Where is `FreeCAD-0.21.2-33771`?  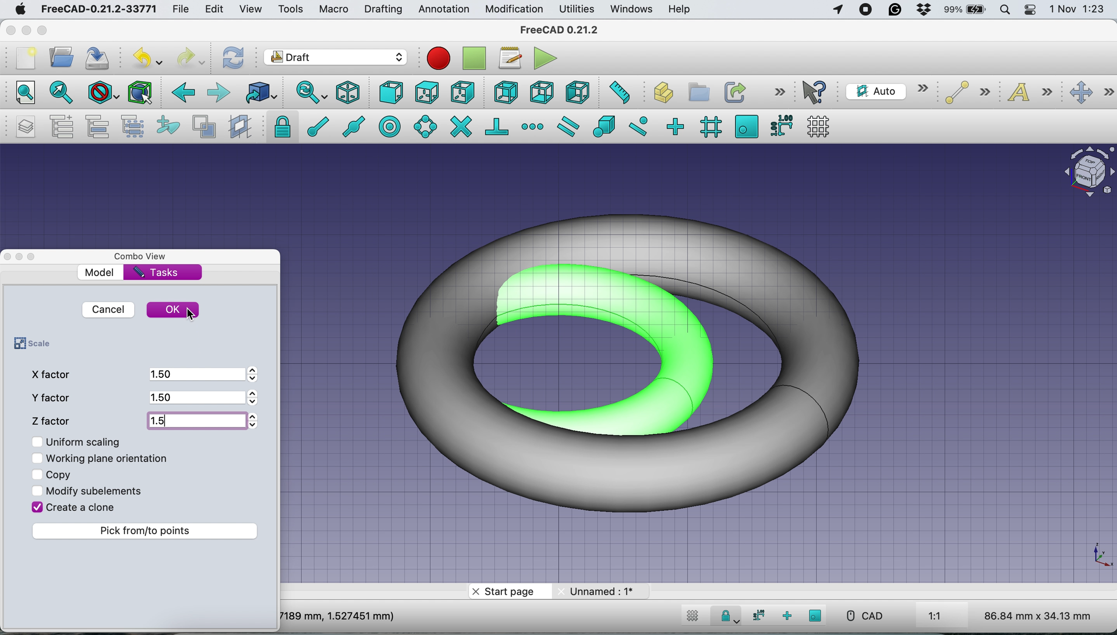 FreeCAD-0.21.2-33771 is located at coordinates (99, 8).